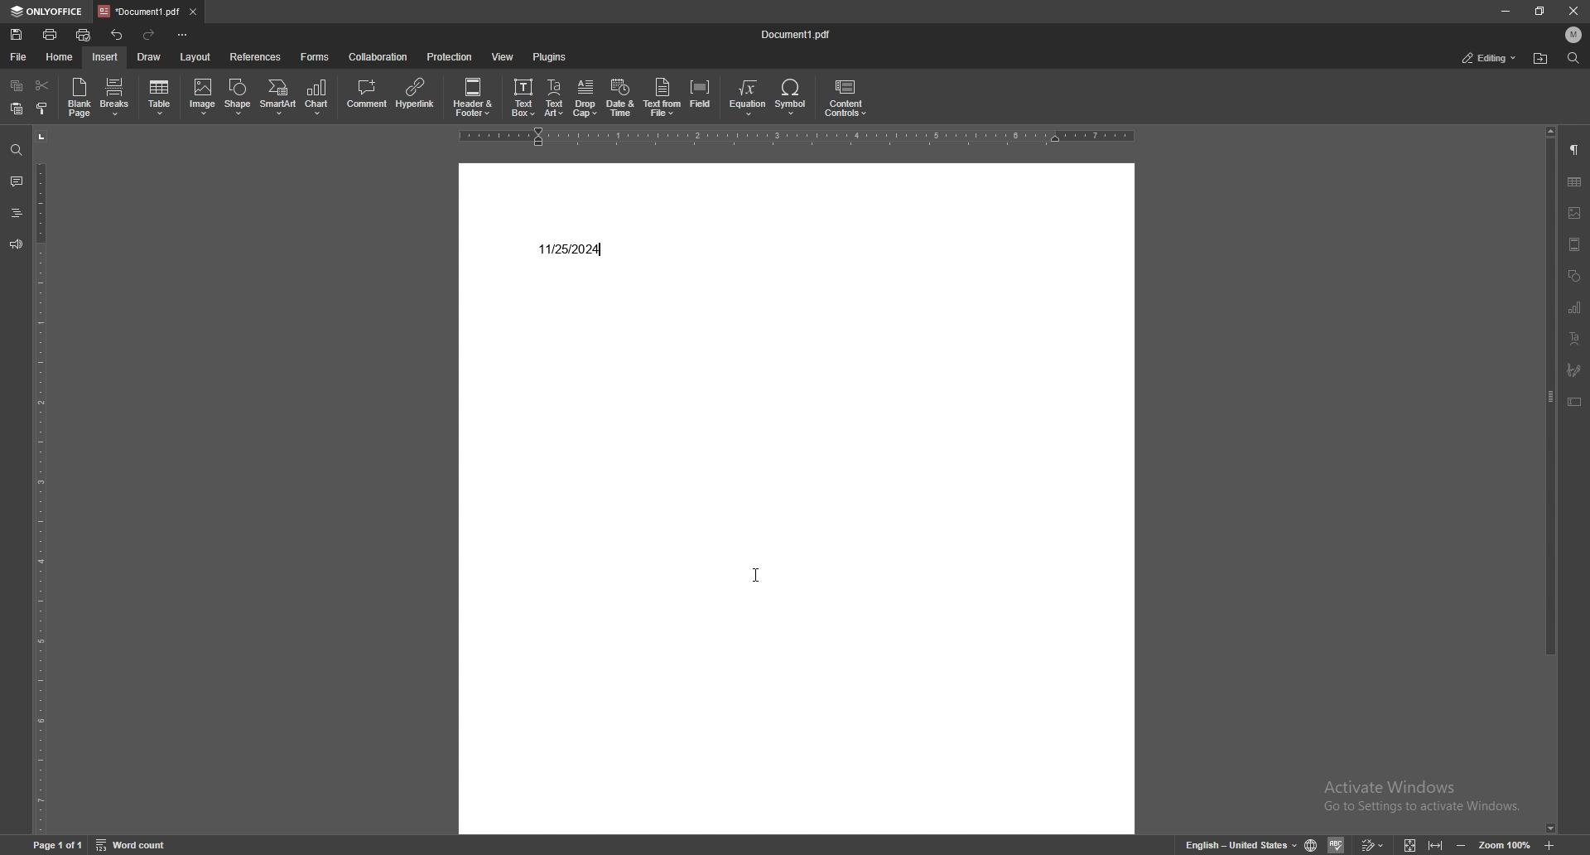 The image size is (1590, 855). I want to click on profile, so click(1573, 34).